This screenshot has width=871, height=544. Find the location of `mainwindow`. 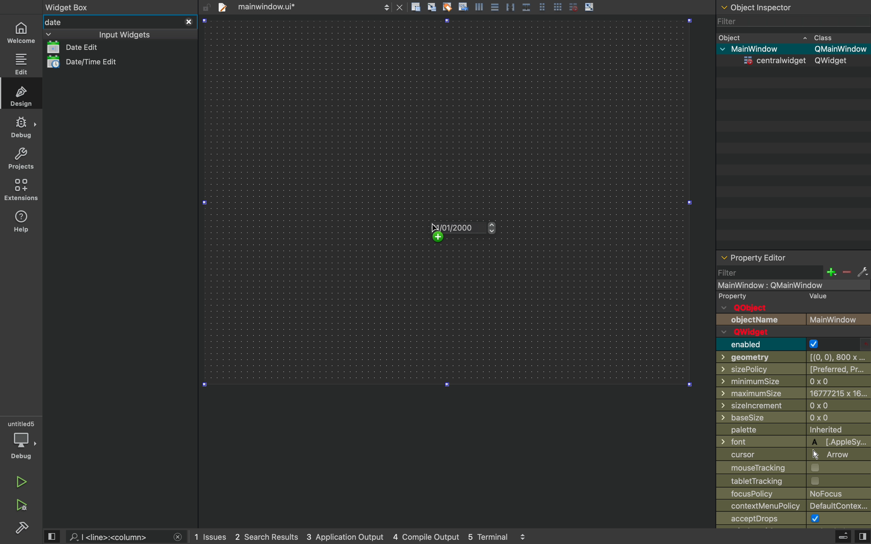

mainwindow is located at coordinates (792, 285).